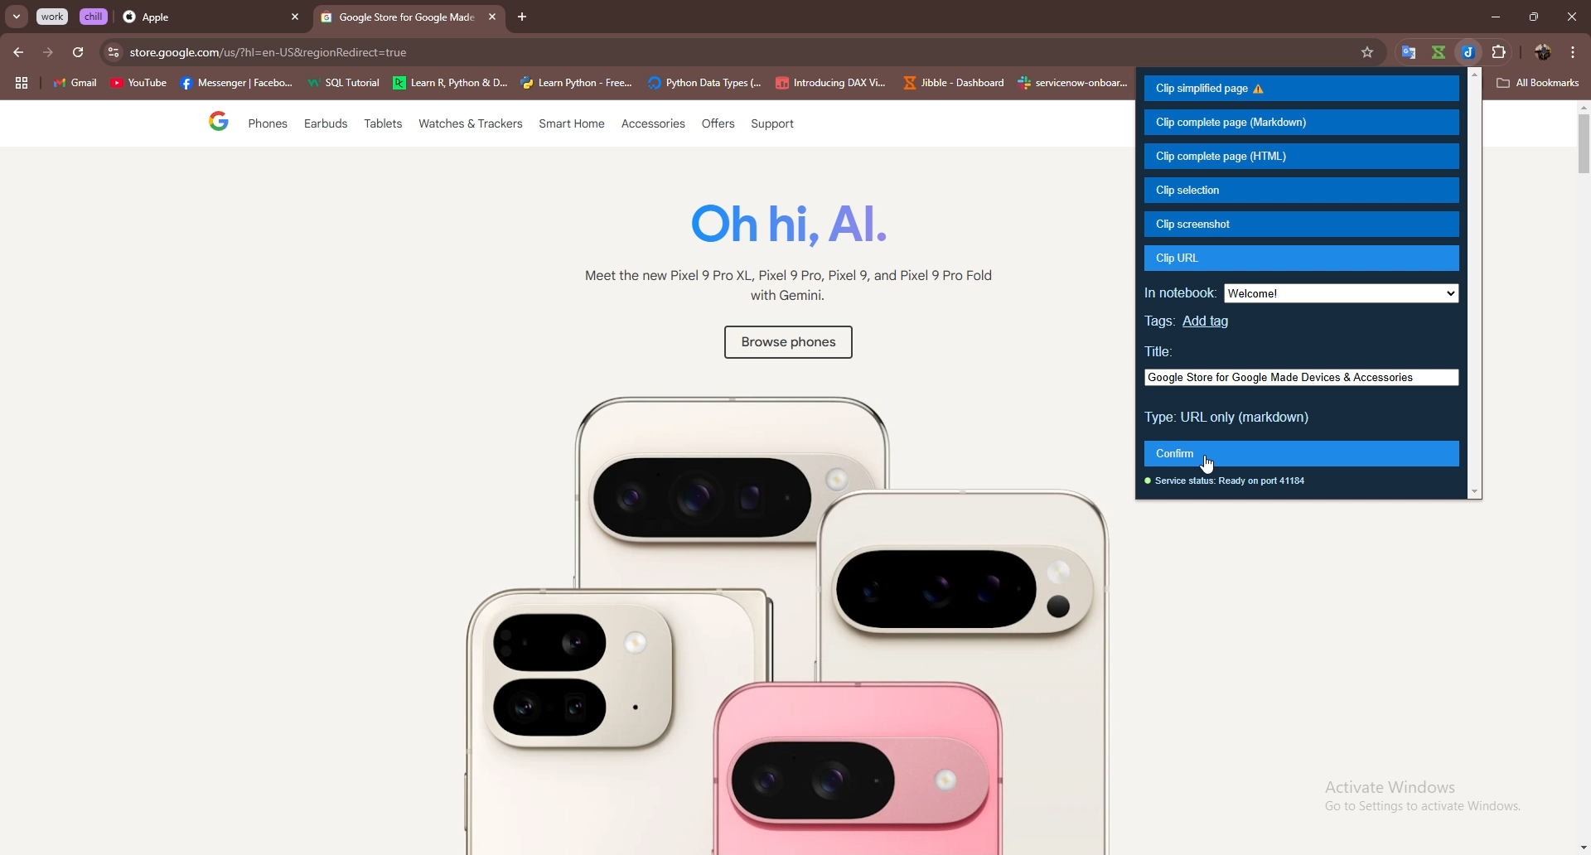 The width and height of the screenshot is (1591, 855). Describe the element at coordinates (21, 84) in the screenshot. I see `tab groups` at that location.